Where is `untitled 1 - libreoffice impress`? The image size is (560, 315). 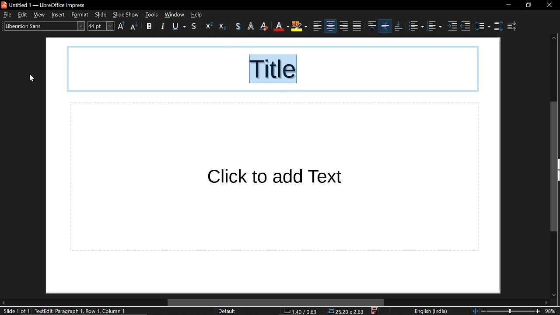 untitled 1 - libreoffice impress is located at coordinates (45, 4).